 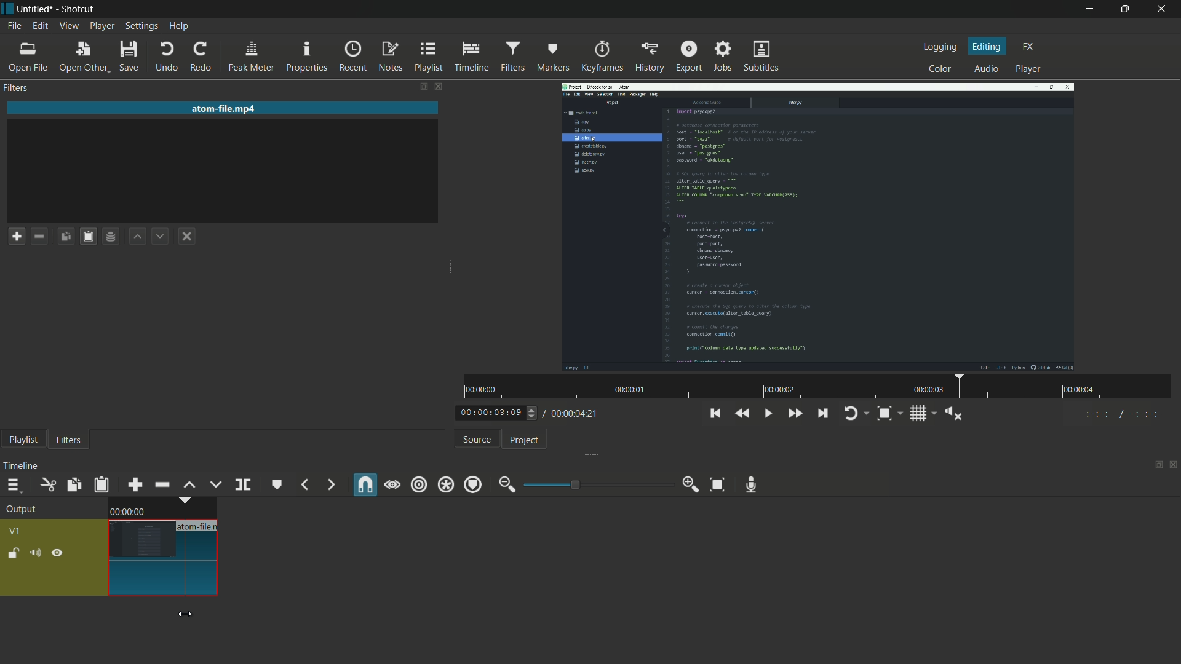 I want to click on skip to the previous point, so click(x=718, y=414).